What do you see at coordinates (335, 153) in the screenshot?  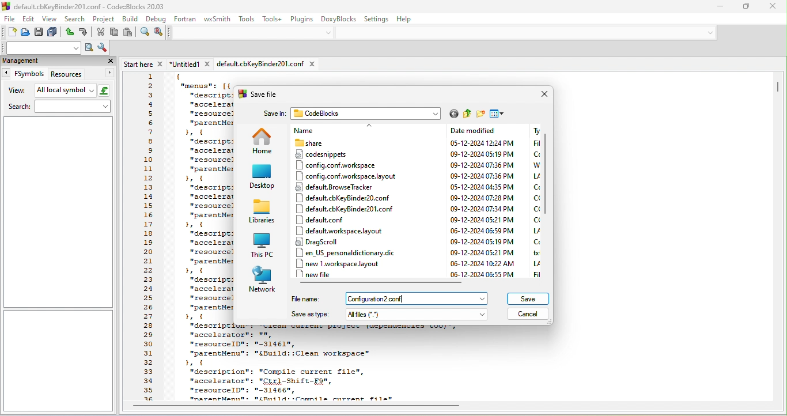 I see `codesnippets` at bounding box center [335, 153].